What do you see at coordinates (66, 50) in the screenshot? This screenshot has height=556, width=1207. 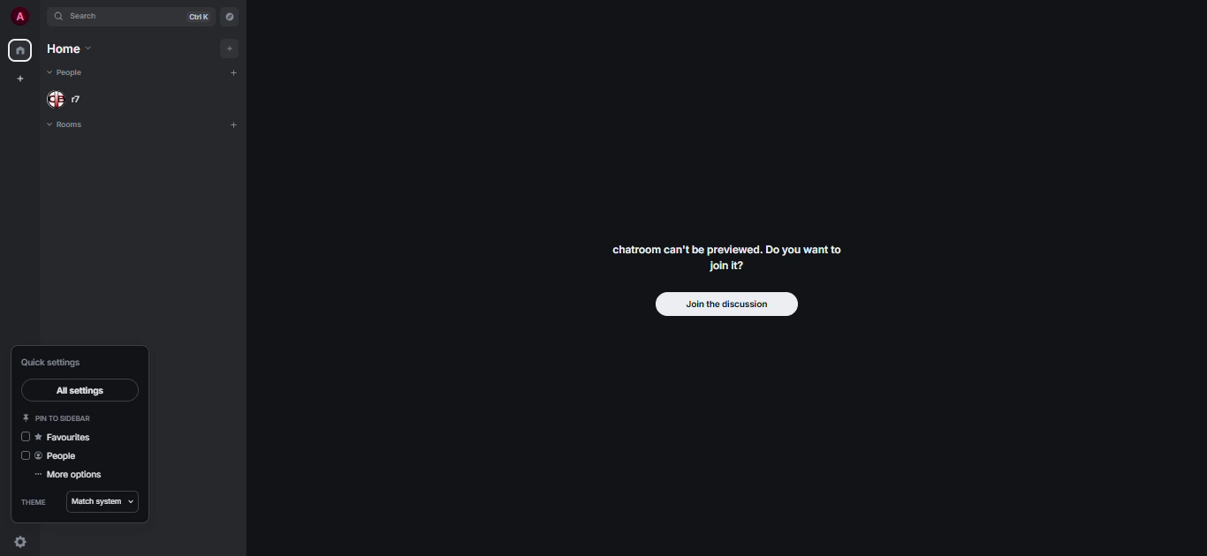 I see `home` at bounding box center [66, 50].